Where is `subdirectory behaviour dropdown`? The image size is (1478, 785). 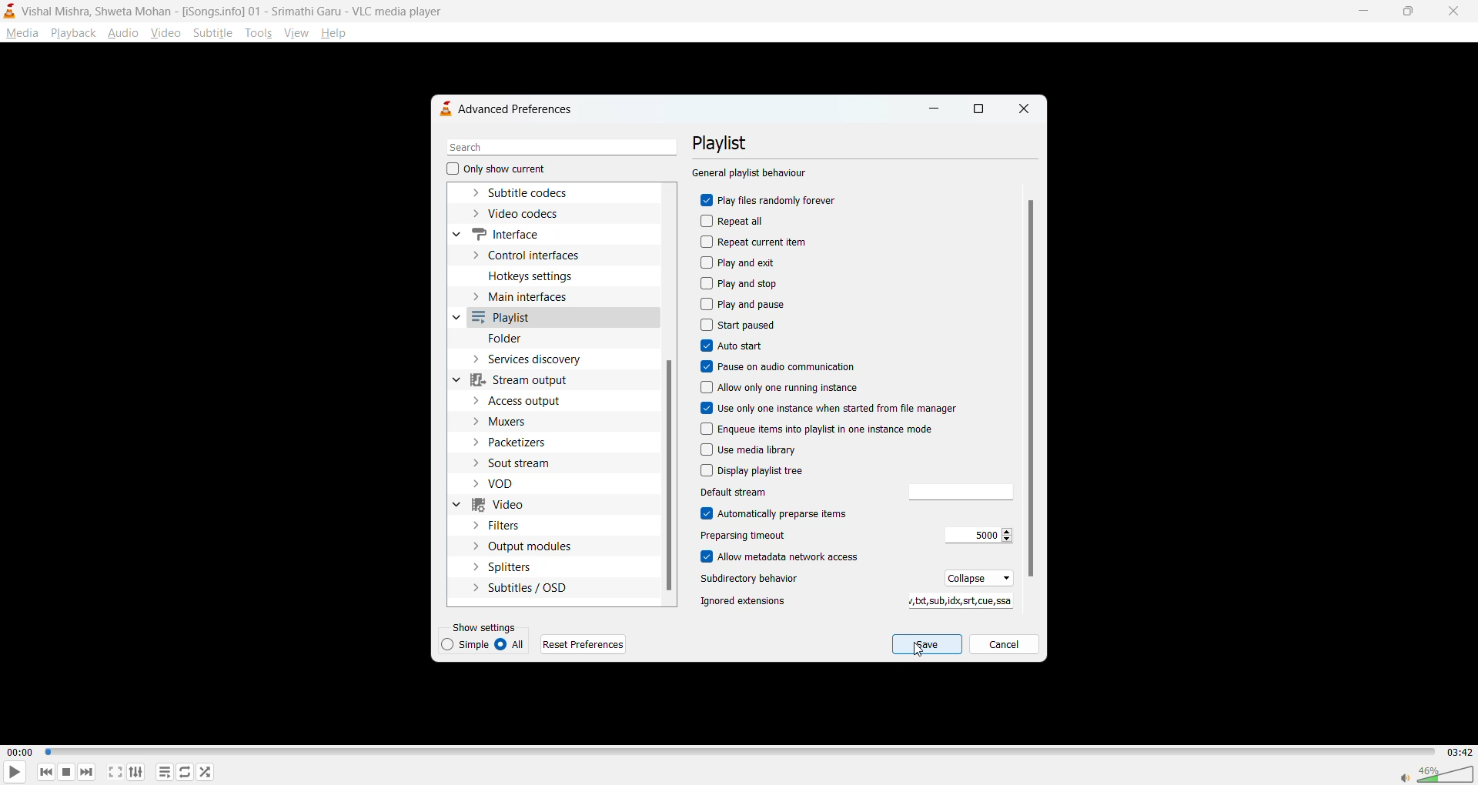
subdirectory behaviour dropdown is located at coordinates (975, 577).